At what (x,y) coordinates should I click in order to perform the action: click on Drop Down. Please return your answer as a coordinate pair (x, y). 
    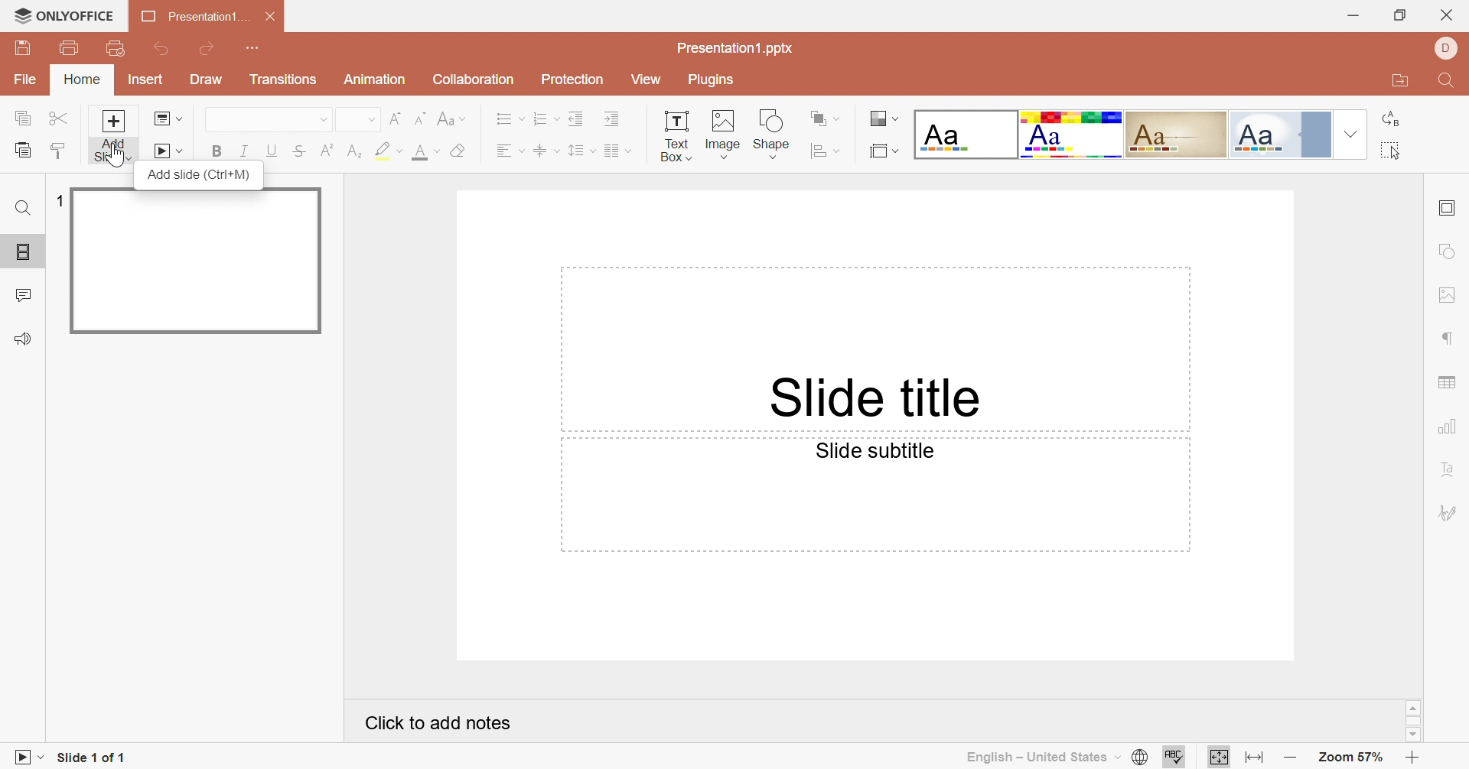
    Looking at the image, I should click on (324, 119).